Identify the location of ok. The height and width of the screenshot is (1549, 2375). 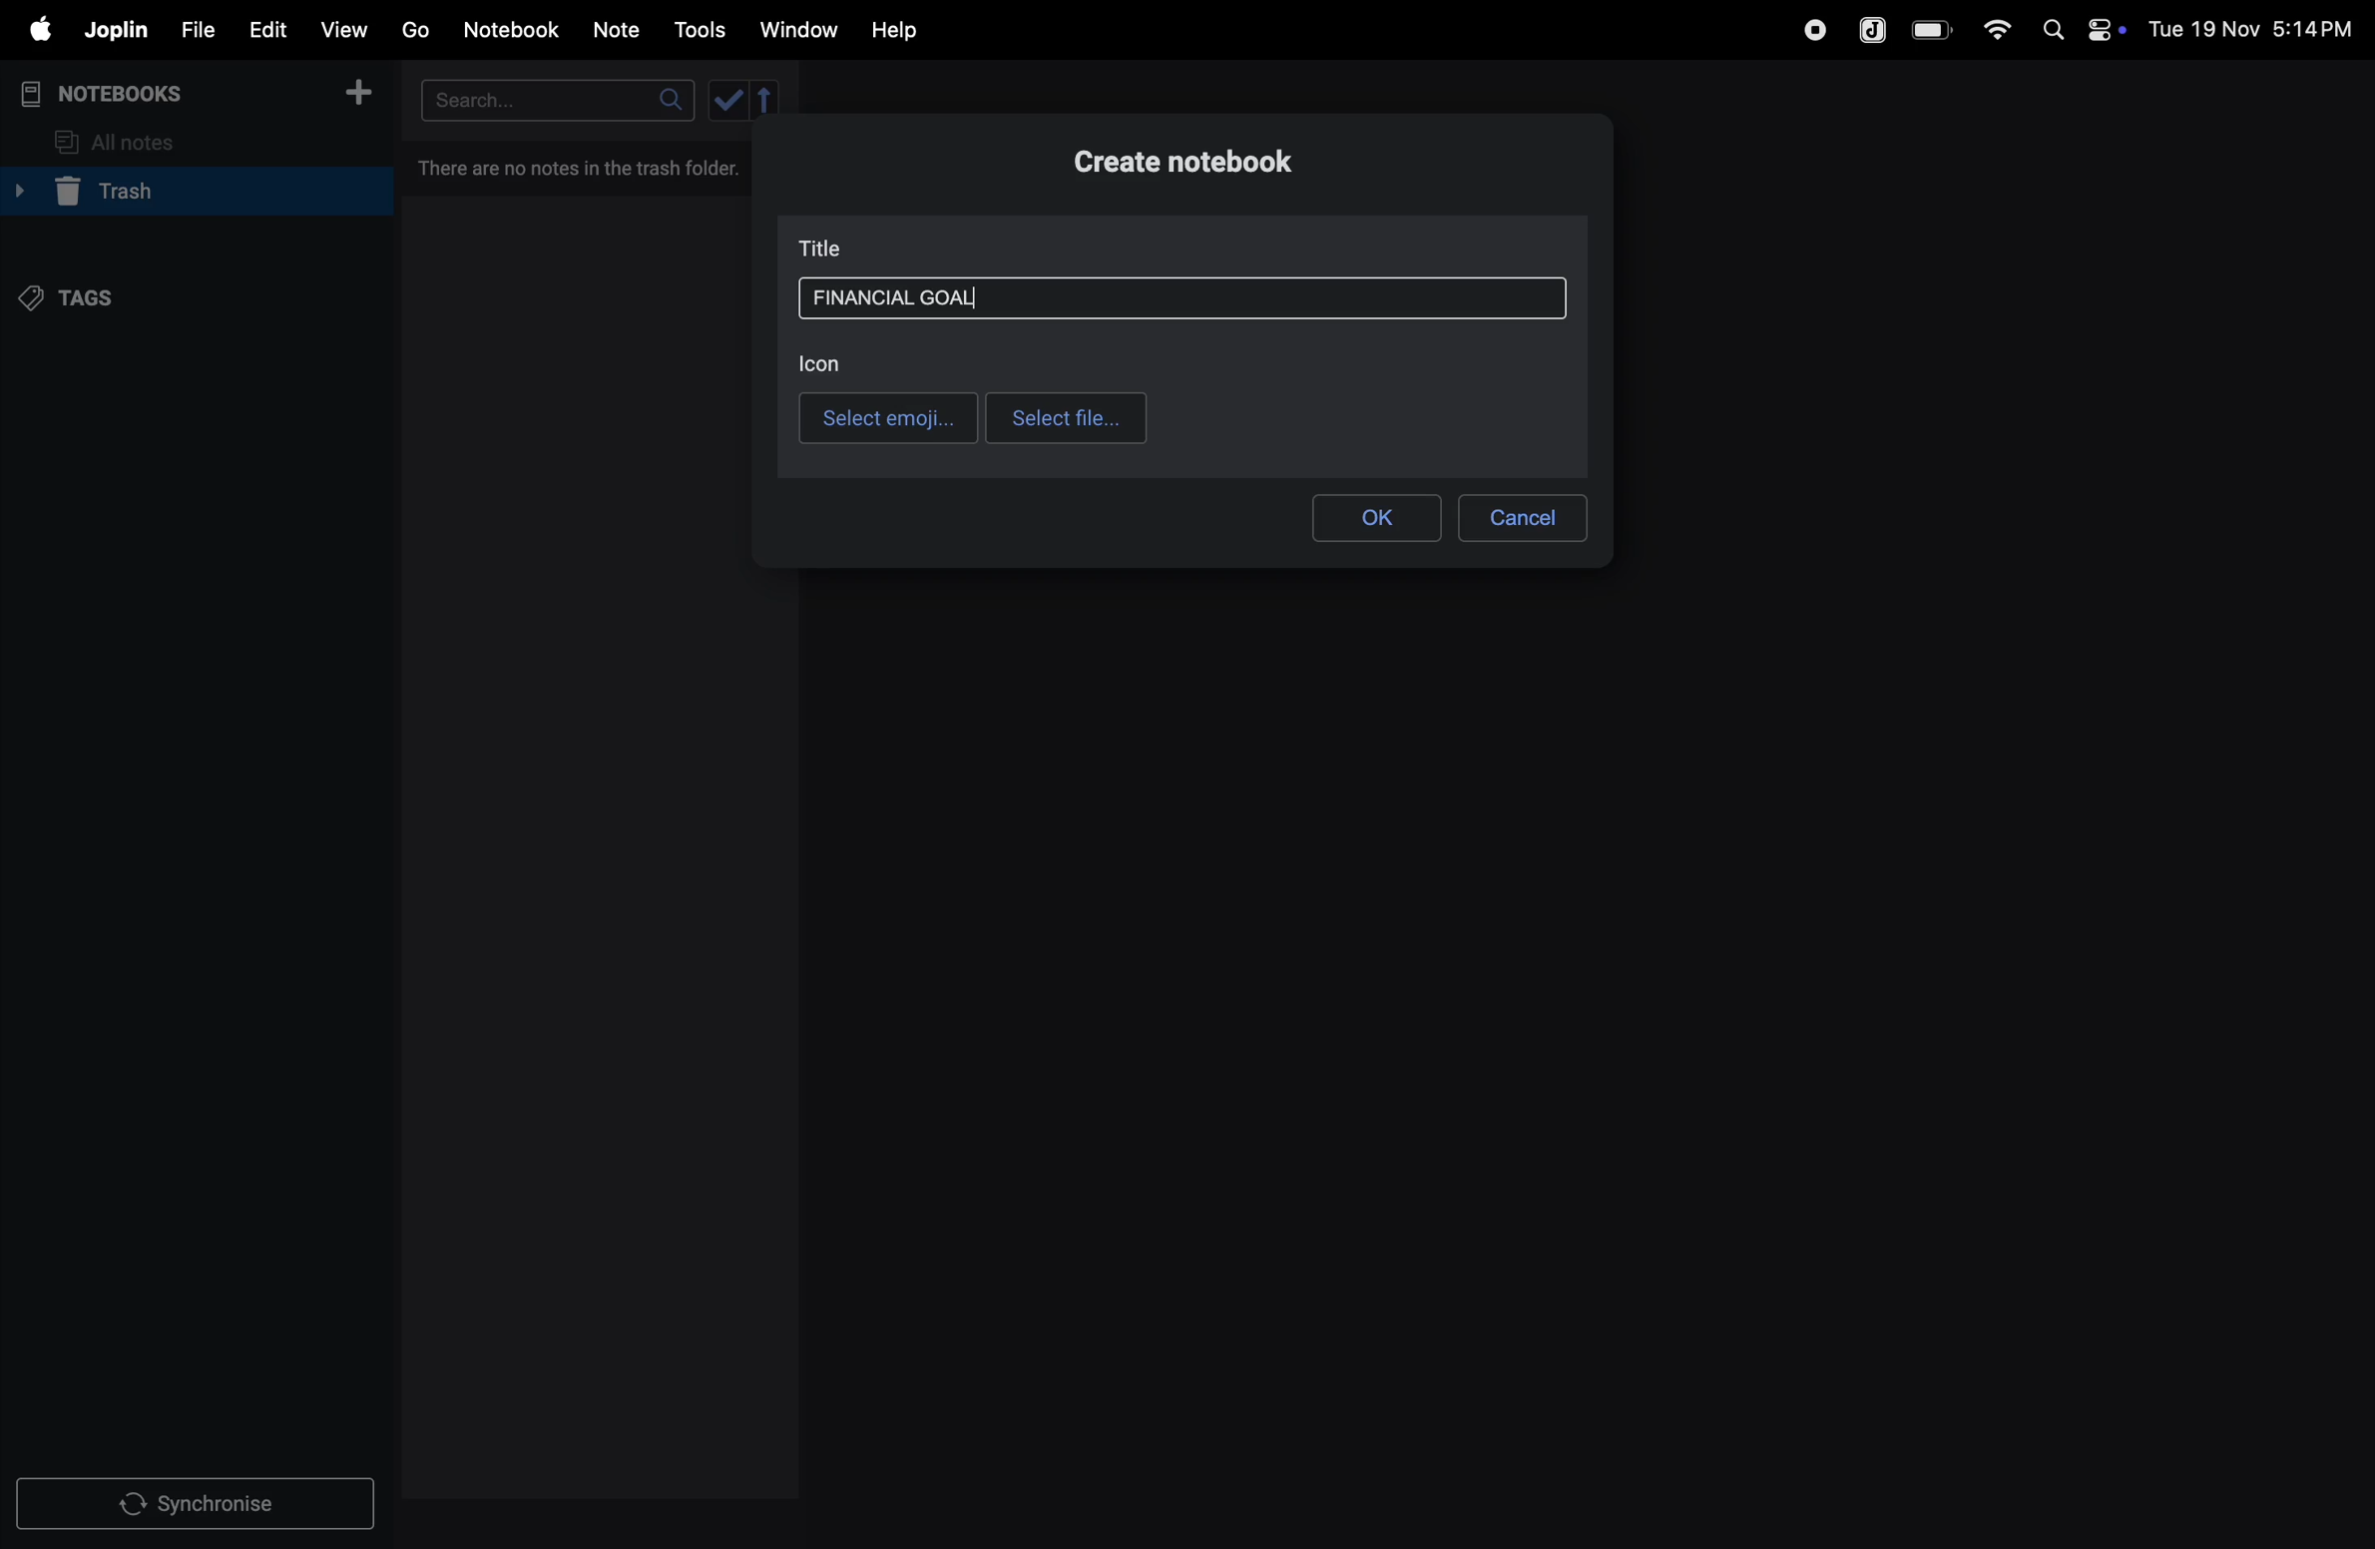
(1381, 518).